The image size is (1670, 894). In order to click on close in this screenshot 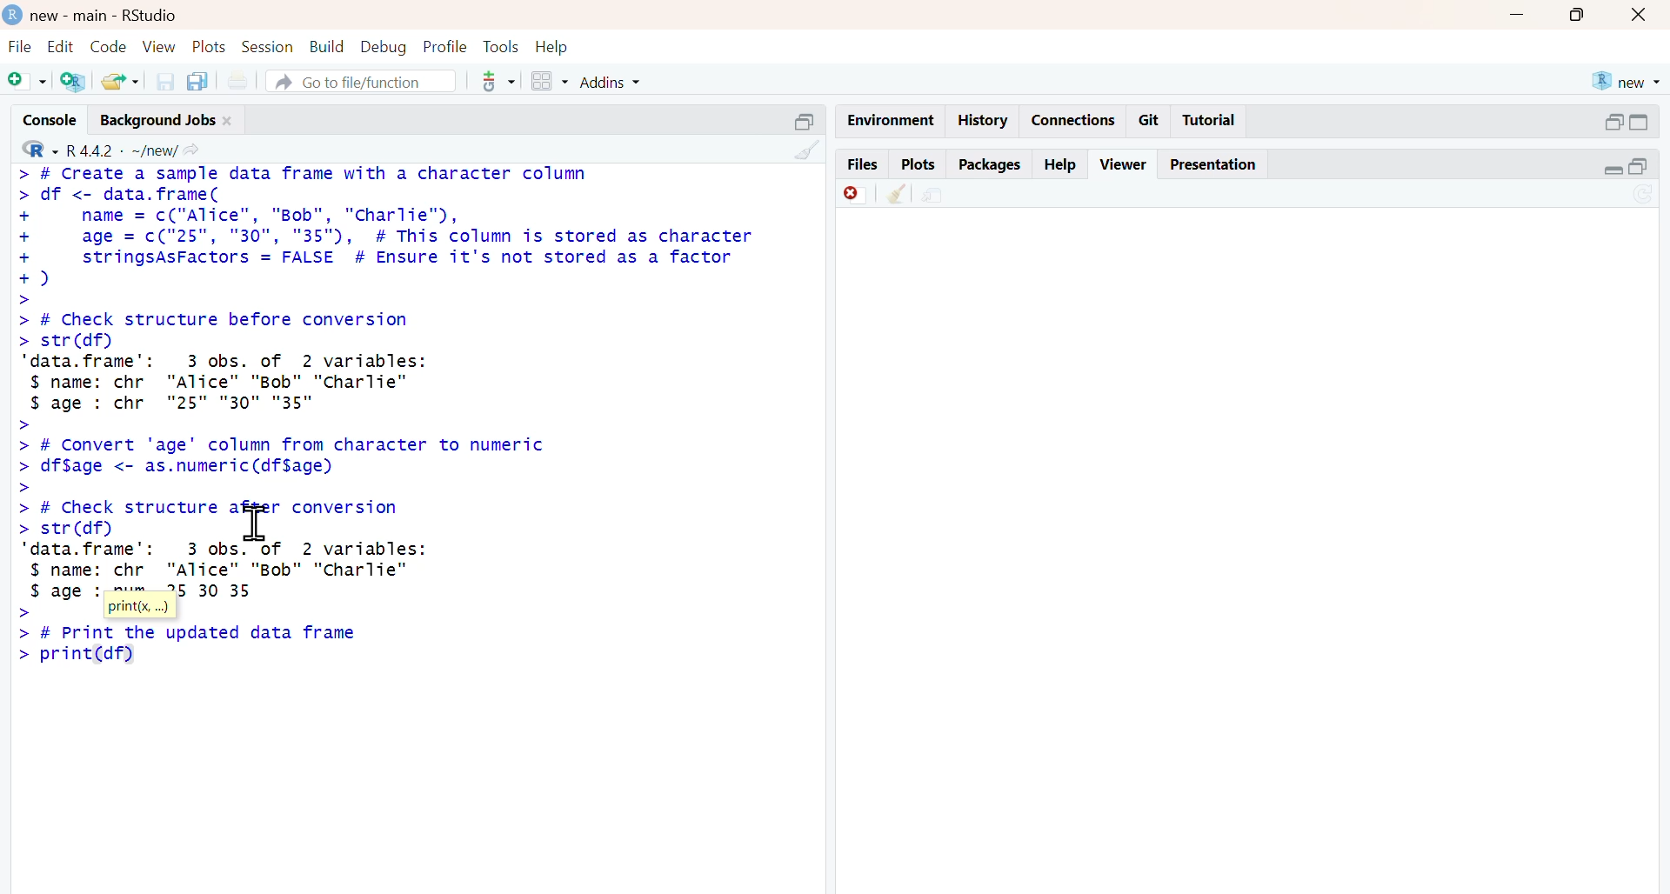, I will do `click(227, 121)`.